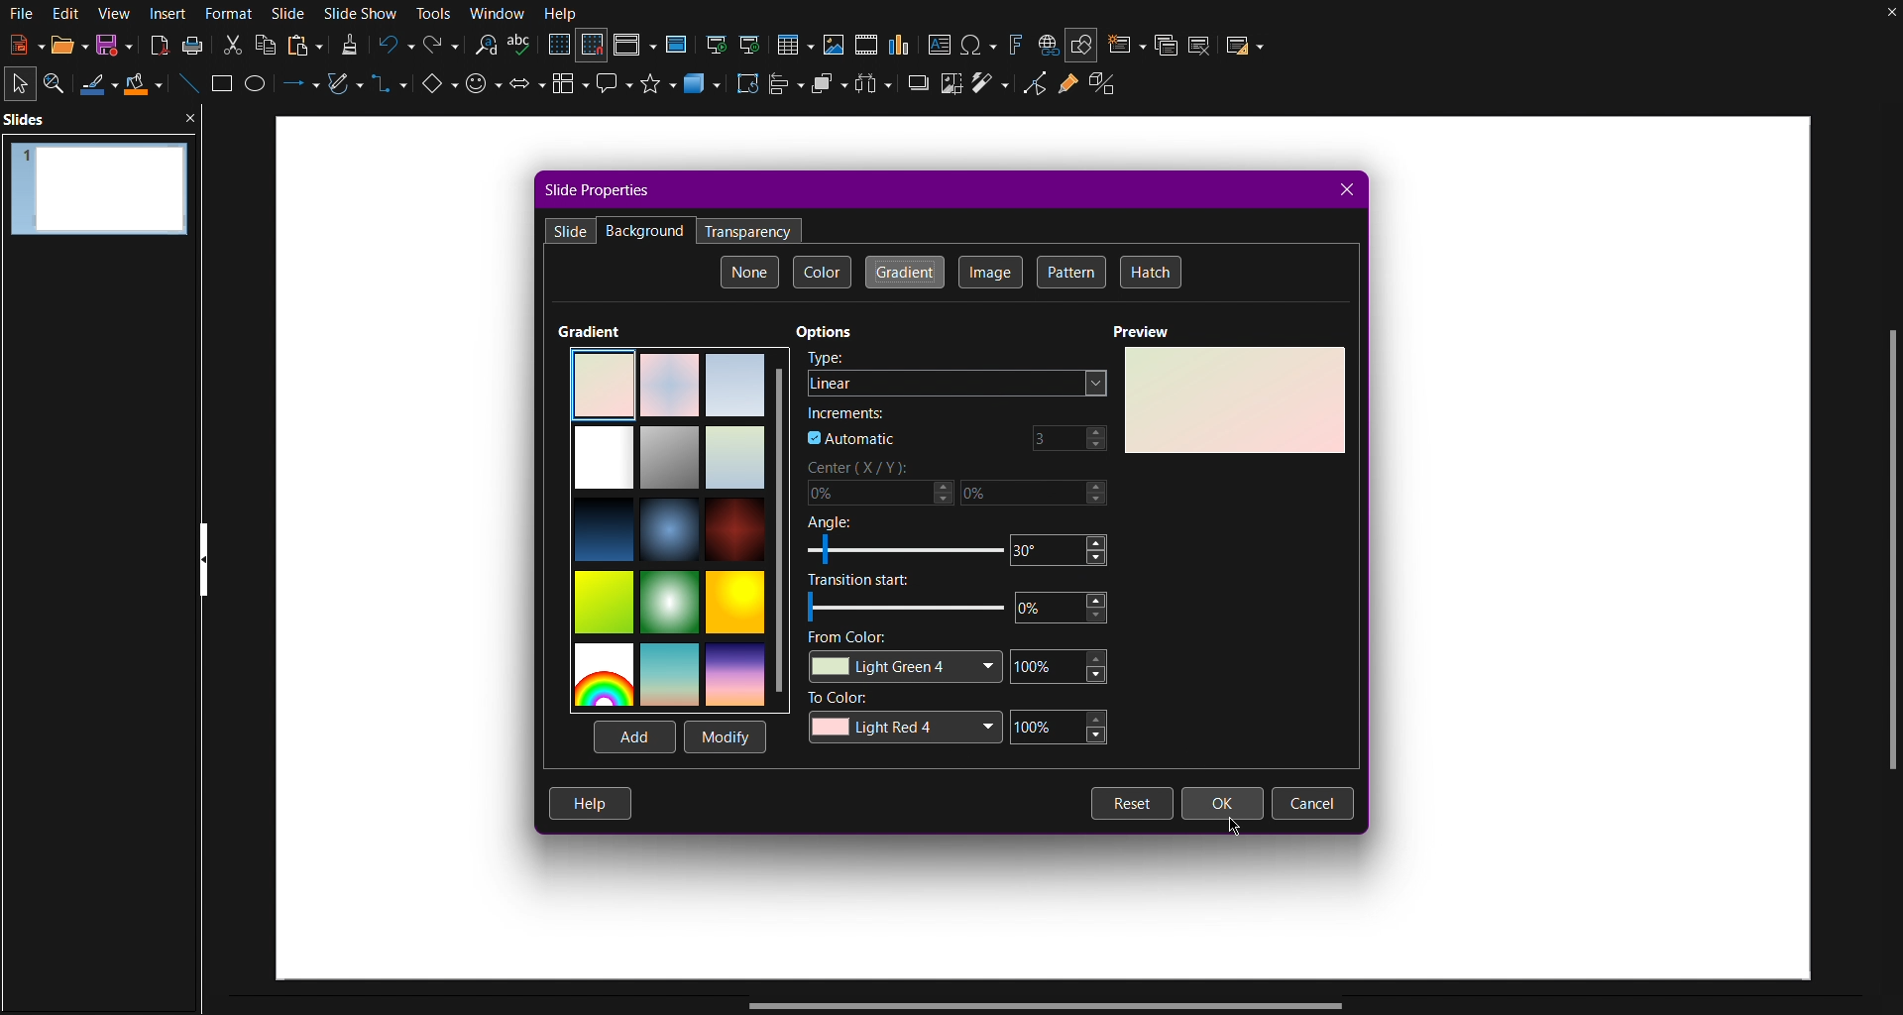 Image resolution: width=1903 pixels, height=1015 pixels. Describe the element at coordinates (828, 359) in the screenshot. I see `Type` at that location.